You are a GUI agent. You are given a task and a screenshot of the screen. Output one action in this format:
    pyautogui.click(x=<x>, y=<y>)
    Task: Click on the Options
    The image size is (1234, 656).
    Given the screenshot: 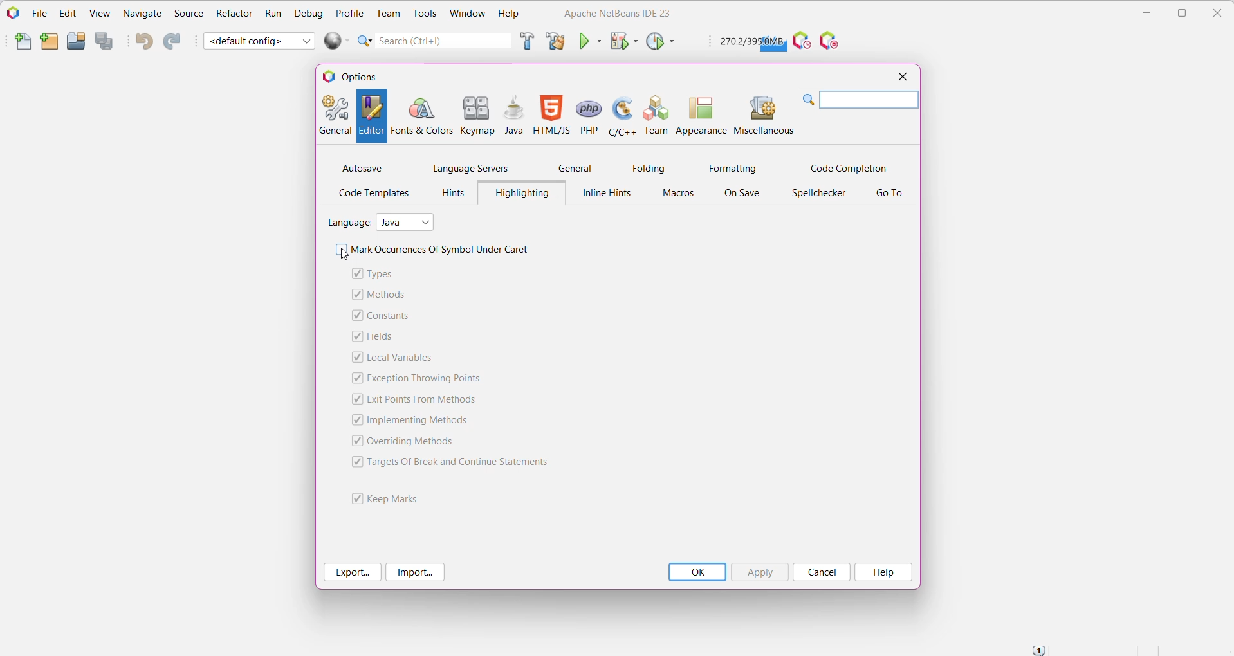 What is the action you would take?
    pyautogui.click(x=365, y=77)
    